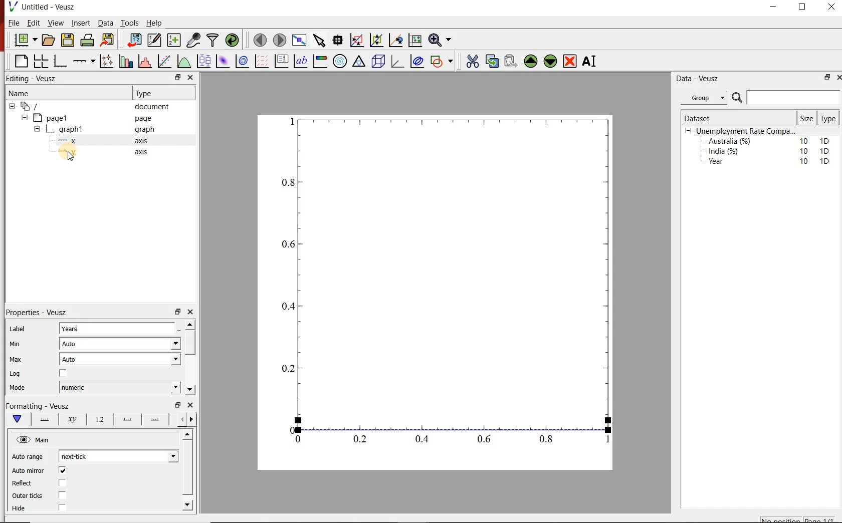  What do you see at coordinates (191, 312) in the screenshot?
I see `close` at bounding box center [191, 312].